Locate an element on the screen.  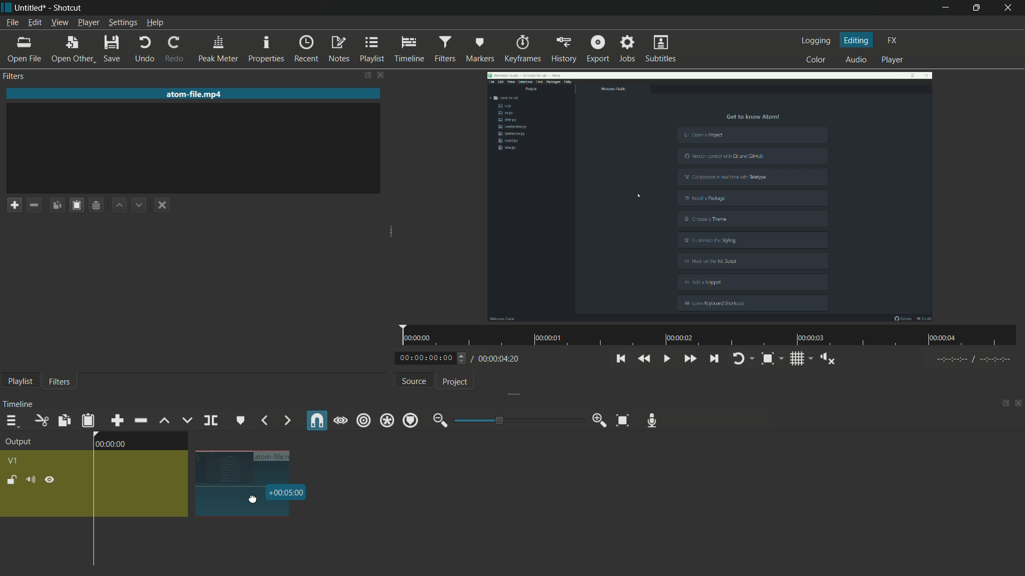
toggle grid is located at coordinates (796, 358).